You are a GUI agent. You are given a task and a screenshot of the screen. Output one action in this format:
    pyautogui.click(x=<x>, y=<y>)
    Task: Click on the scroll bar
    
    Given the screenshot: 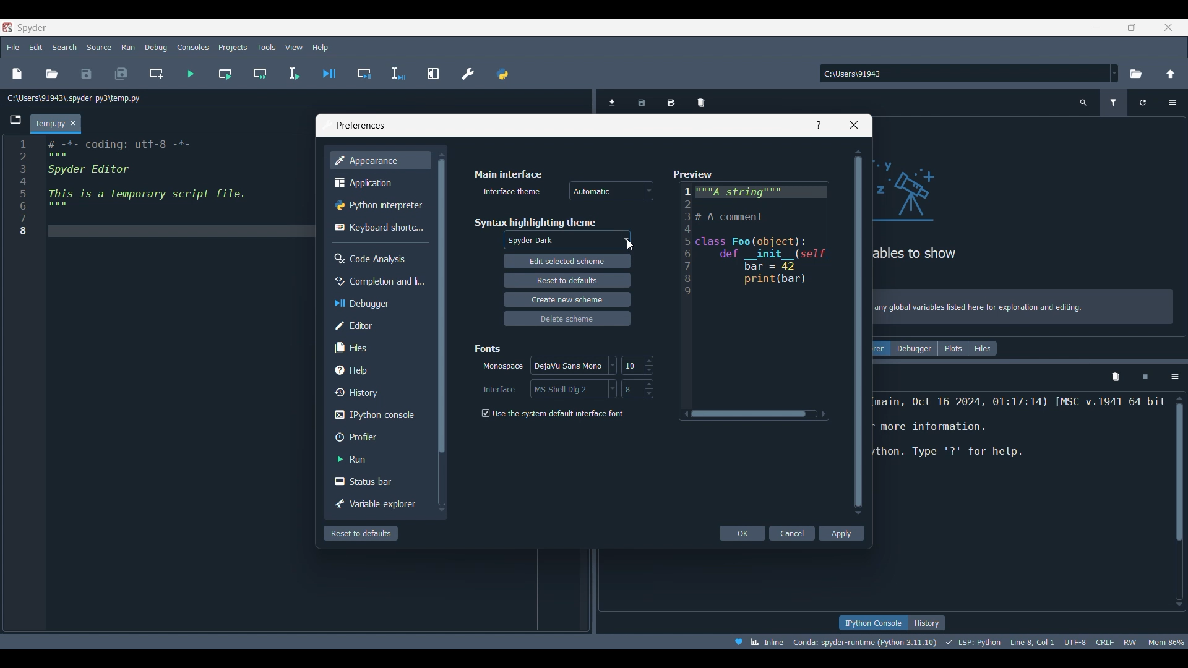 What is the action you would take?
    pyautogui.click(x=1177, y=500)
    